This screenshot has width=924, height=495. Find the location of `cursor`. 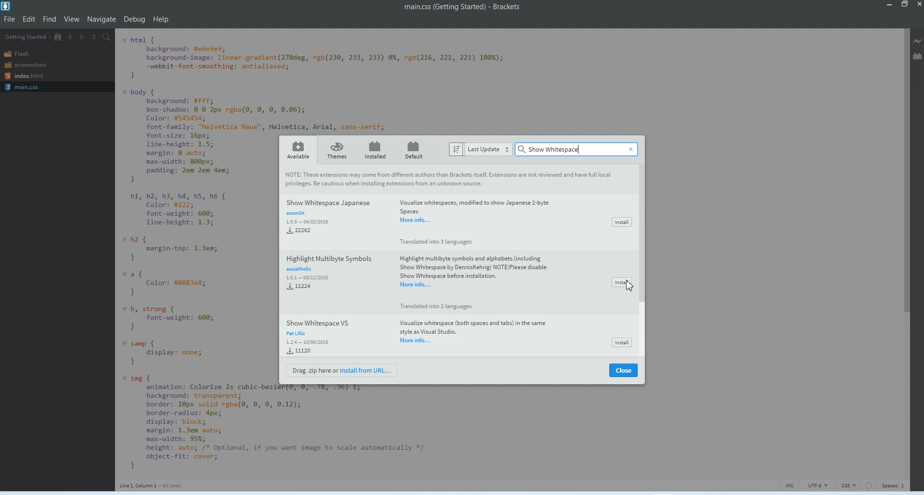

cursor is located at coordinates (630, 288).